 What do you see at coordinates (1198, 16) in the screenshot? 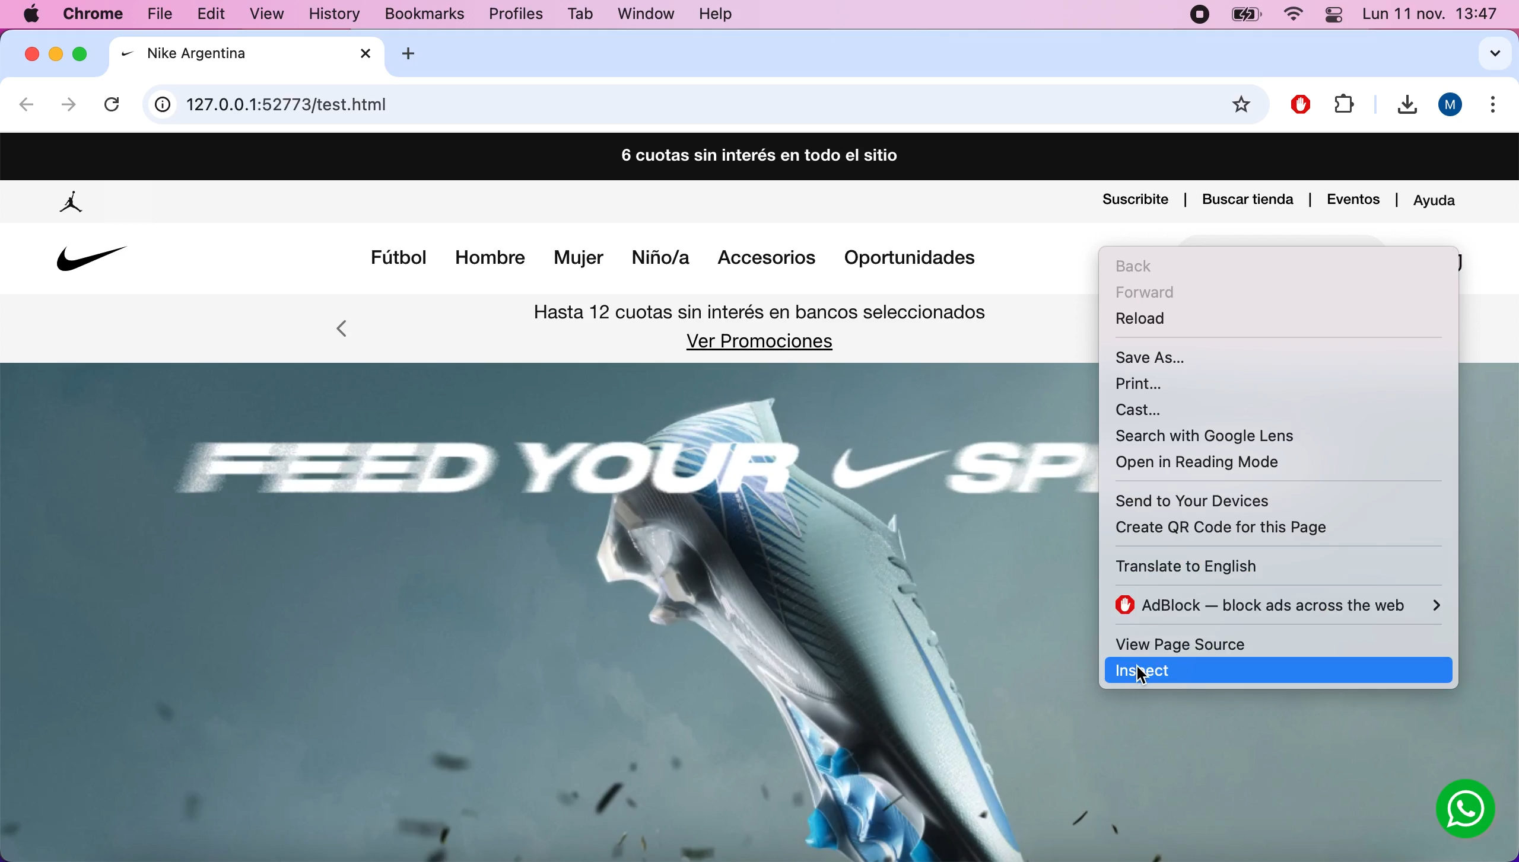
I see `recording stopped` at bounding box center [1198, 16].